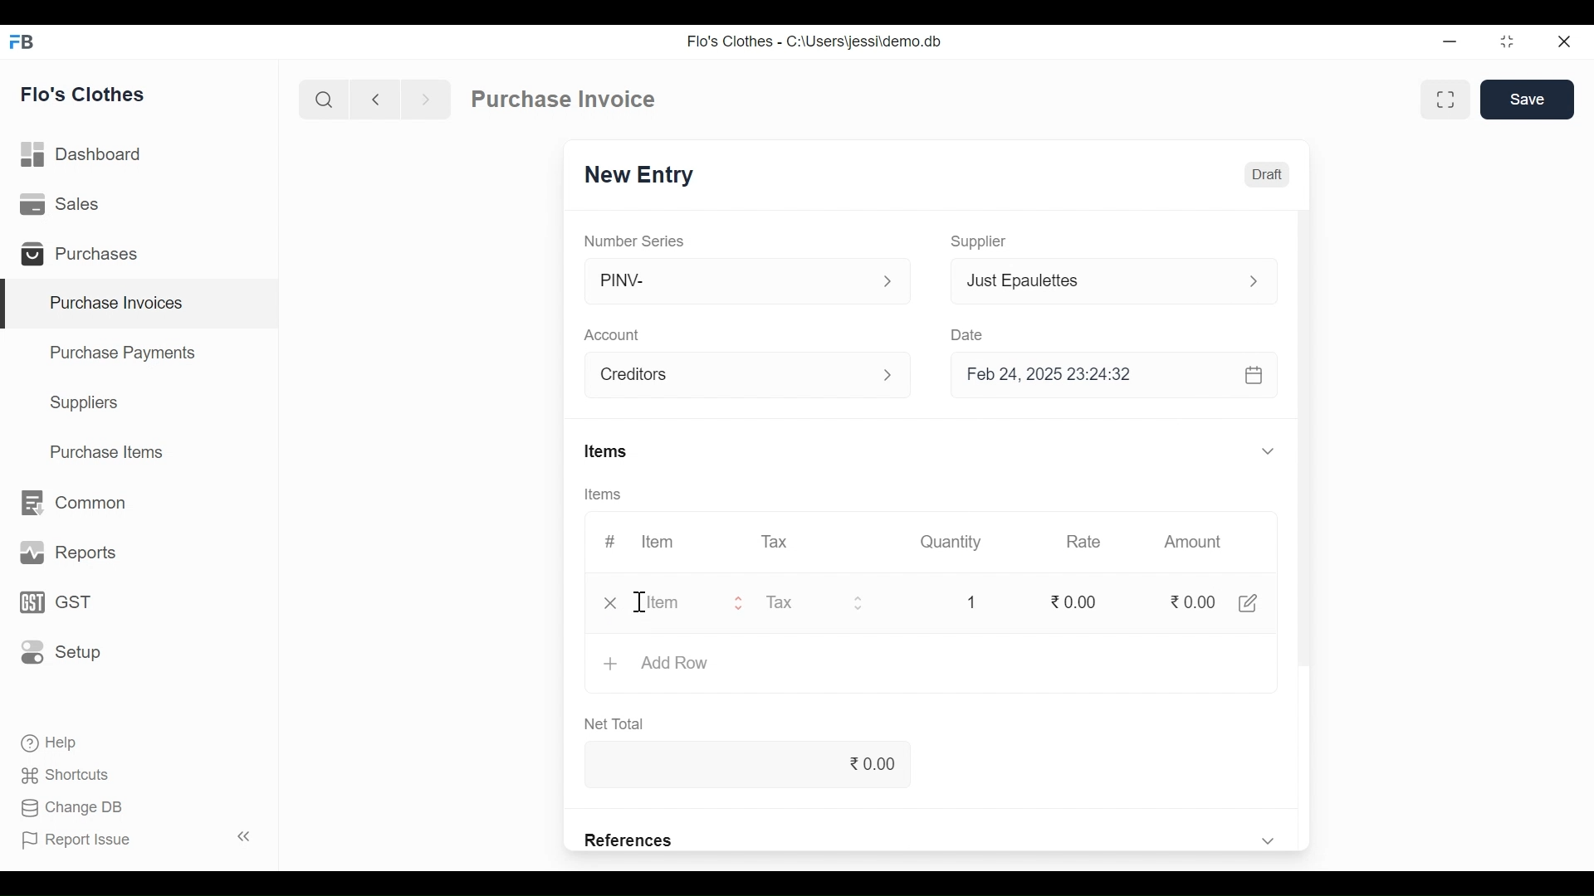  What do you see at coordinates (26, 43) in the screenshot?
I see `Frappe Desktop icon` at bounding box center [26, 43].